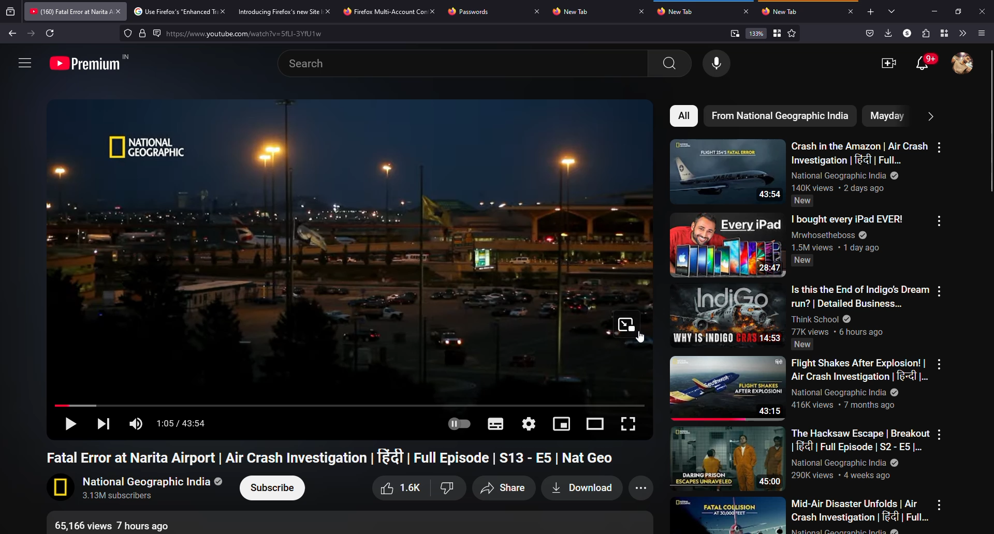 The image size is (994, 534). I want to click on video, so click(889, 63).